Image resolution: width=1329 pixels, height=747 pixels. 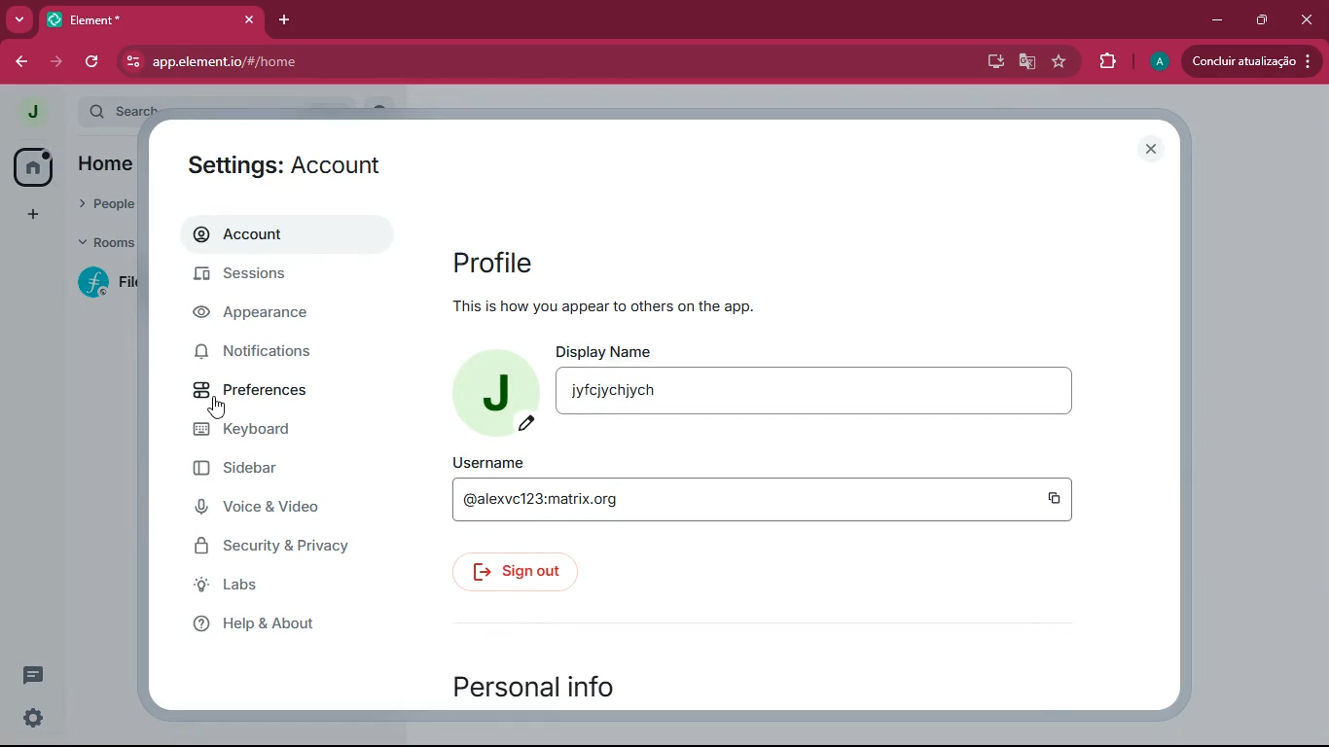 What do you see at coordinates (292, 279) in the screenshot?
I see `sessions` at bounding box center [292, 279].